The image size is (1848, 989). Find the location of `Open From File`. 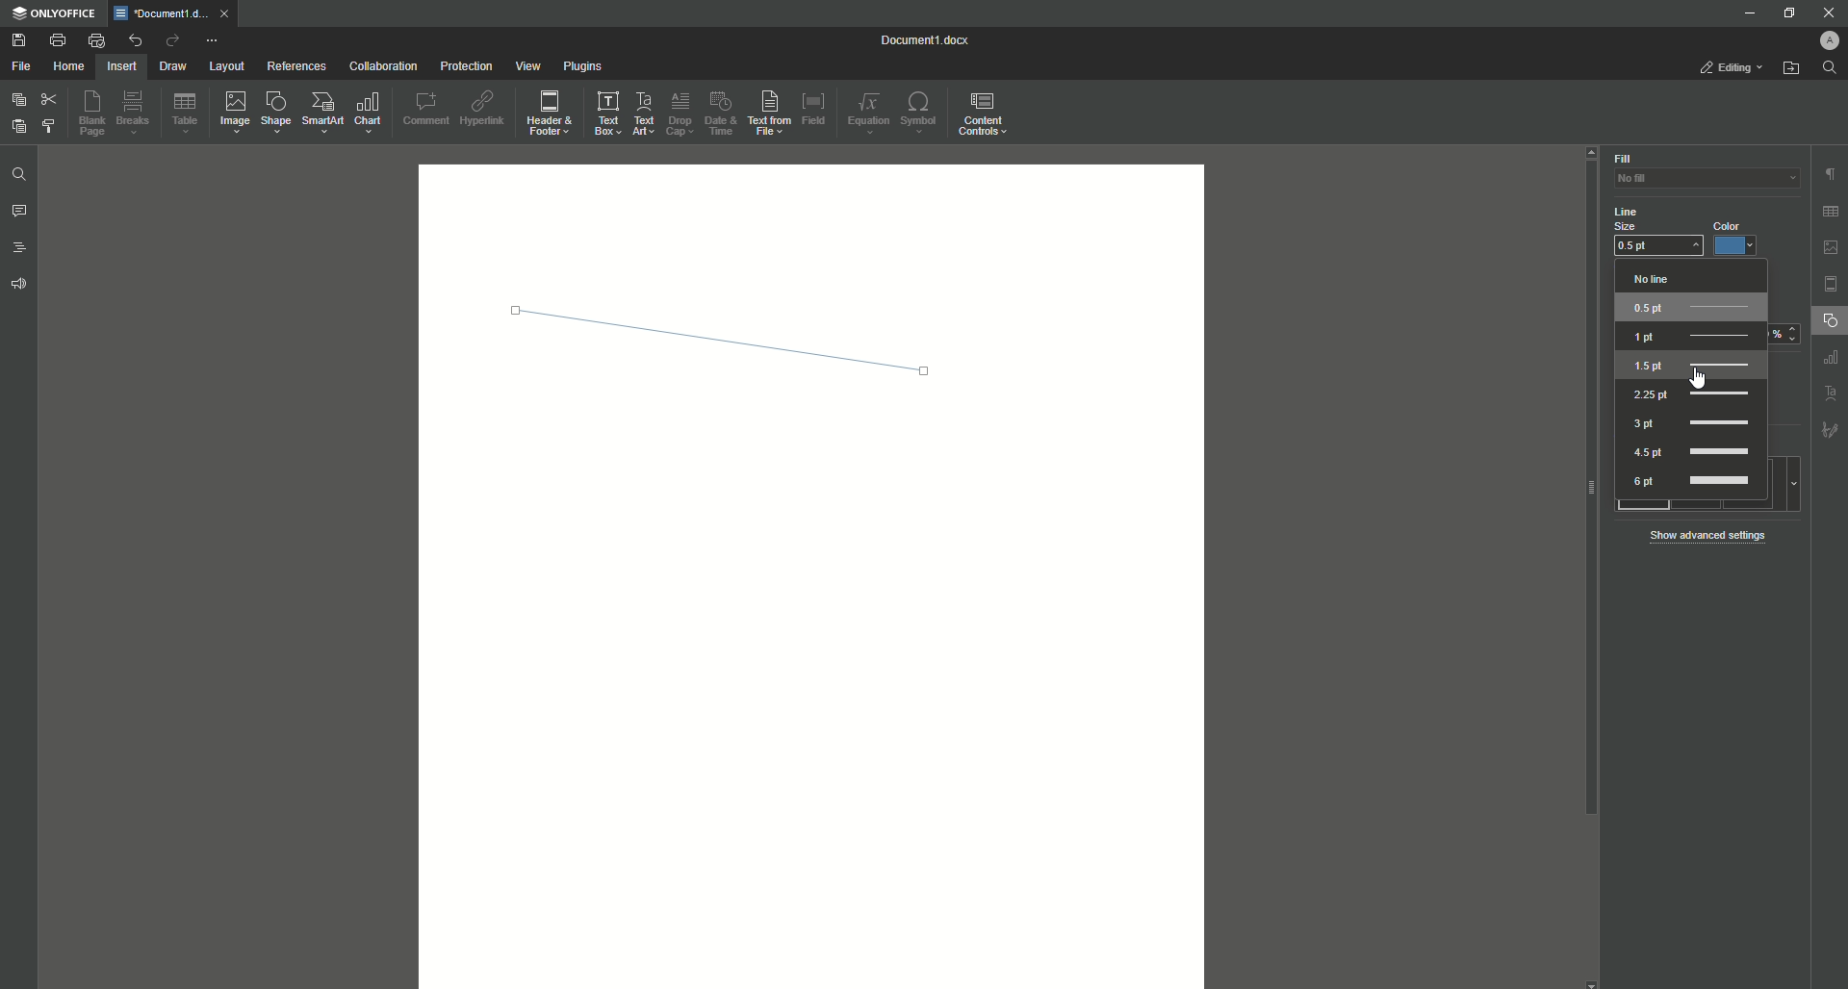

Open From File is located at coordinates (1791, 71).